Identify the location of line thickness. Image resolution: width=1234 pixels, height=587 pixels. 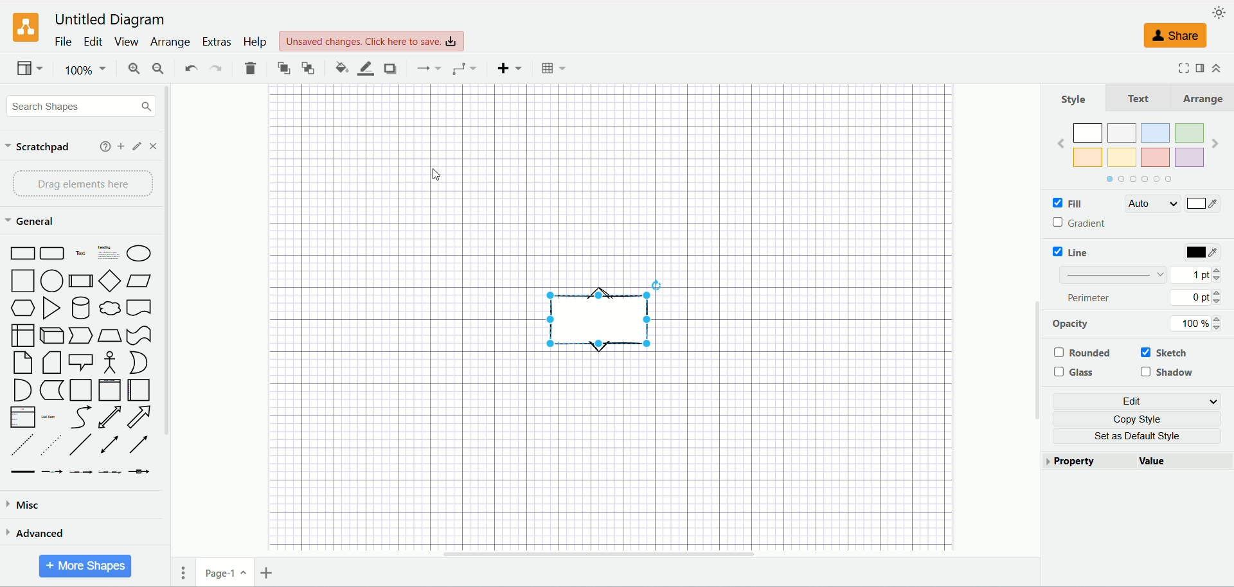
(1112, 277).